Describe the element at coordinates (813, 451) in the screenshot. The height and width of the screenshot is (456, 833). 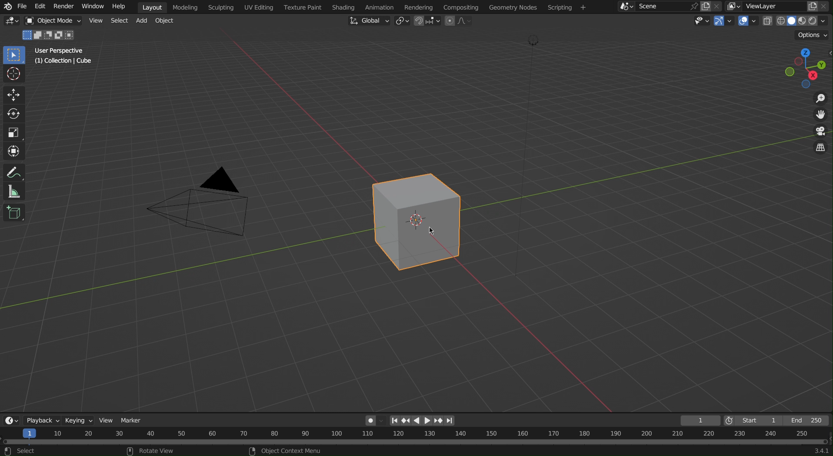
I see `341` at that location.